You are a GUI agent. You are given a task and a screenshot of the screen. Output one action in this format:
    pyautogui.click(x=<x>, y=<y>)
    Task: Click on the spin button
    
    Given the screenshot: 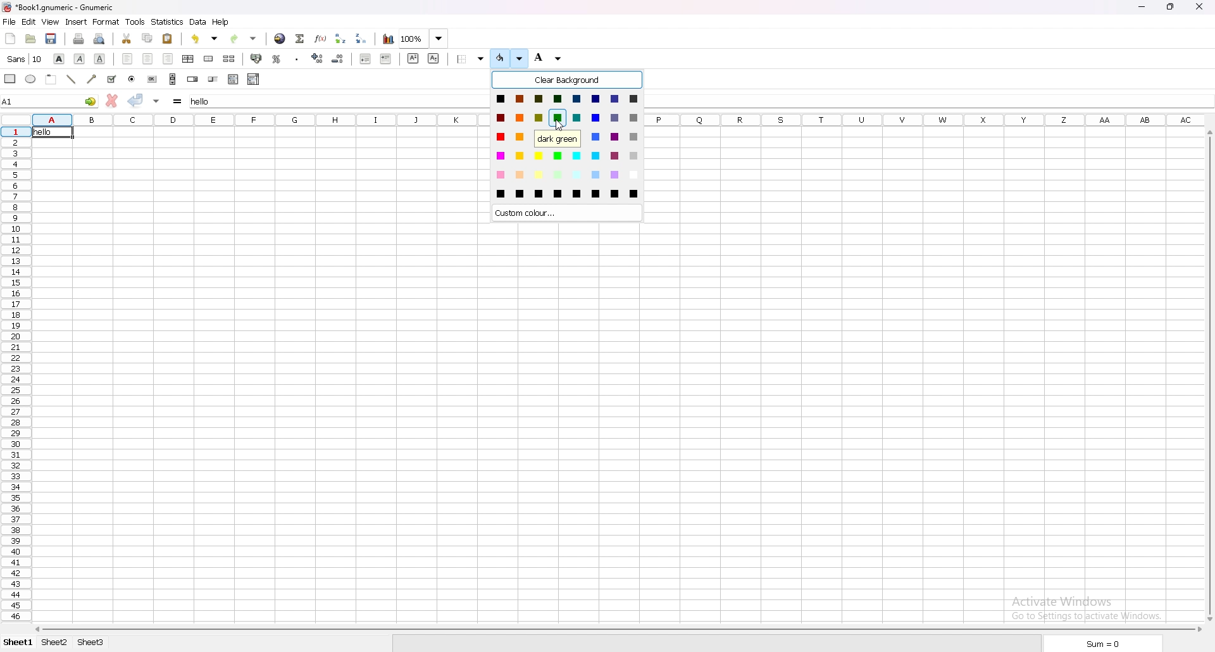 What is the action you would take?
    pyautogui.click(x=192, y=79)
    